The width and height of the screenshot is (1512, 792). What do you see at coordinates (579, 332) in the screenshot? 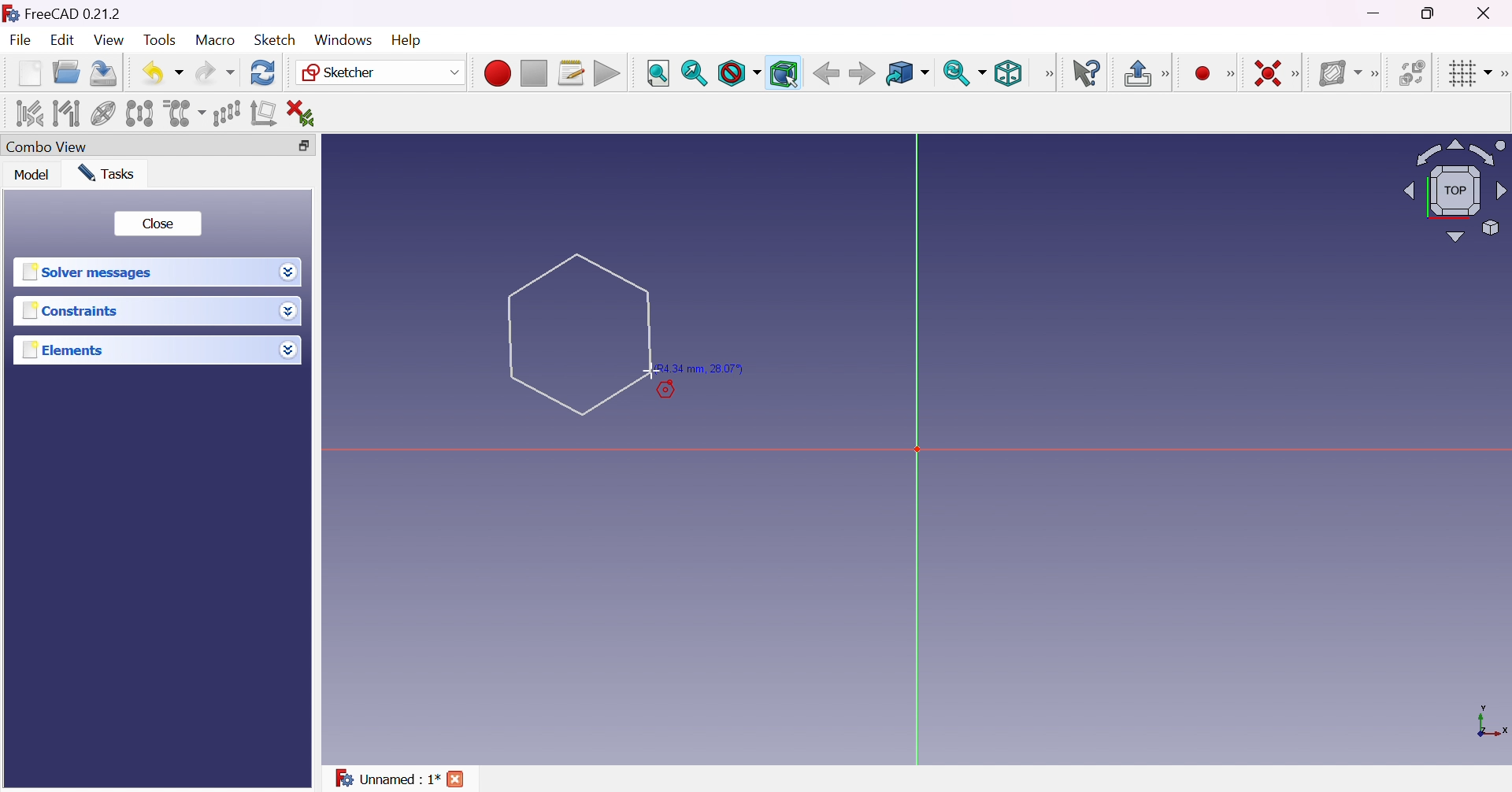
I see `Cursor` at bounding box center [579, 332].